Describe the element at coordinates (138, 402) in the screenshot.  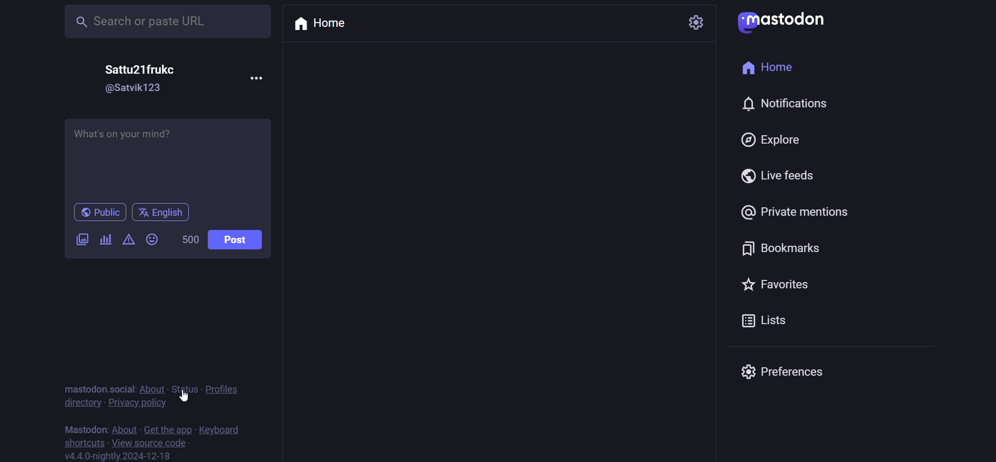
I see `privacy policy` at that location.